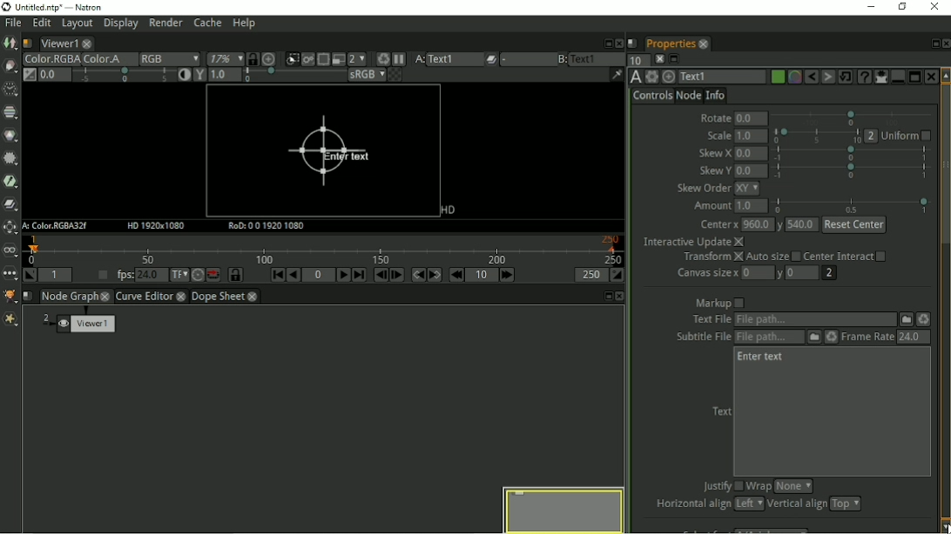 The width and height of the screenshot is (951, 534). Describe the element at coordinates (41, 24) in the screenshot. I see `Edit` at that location.